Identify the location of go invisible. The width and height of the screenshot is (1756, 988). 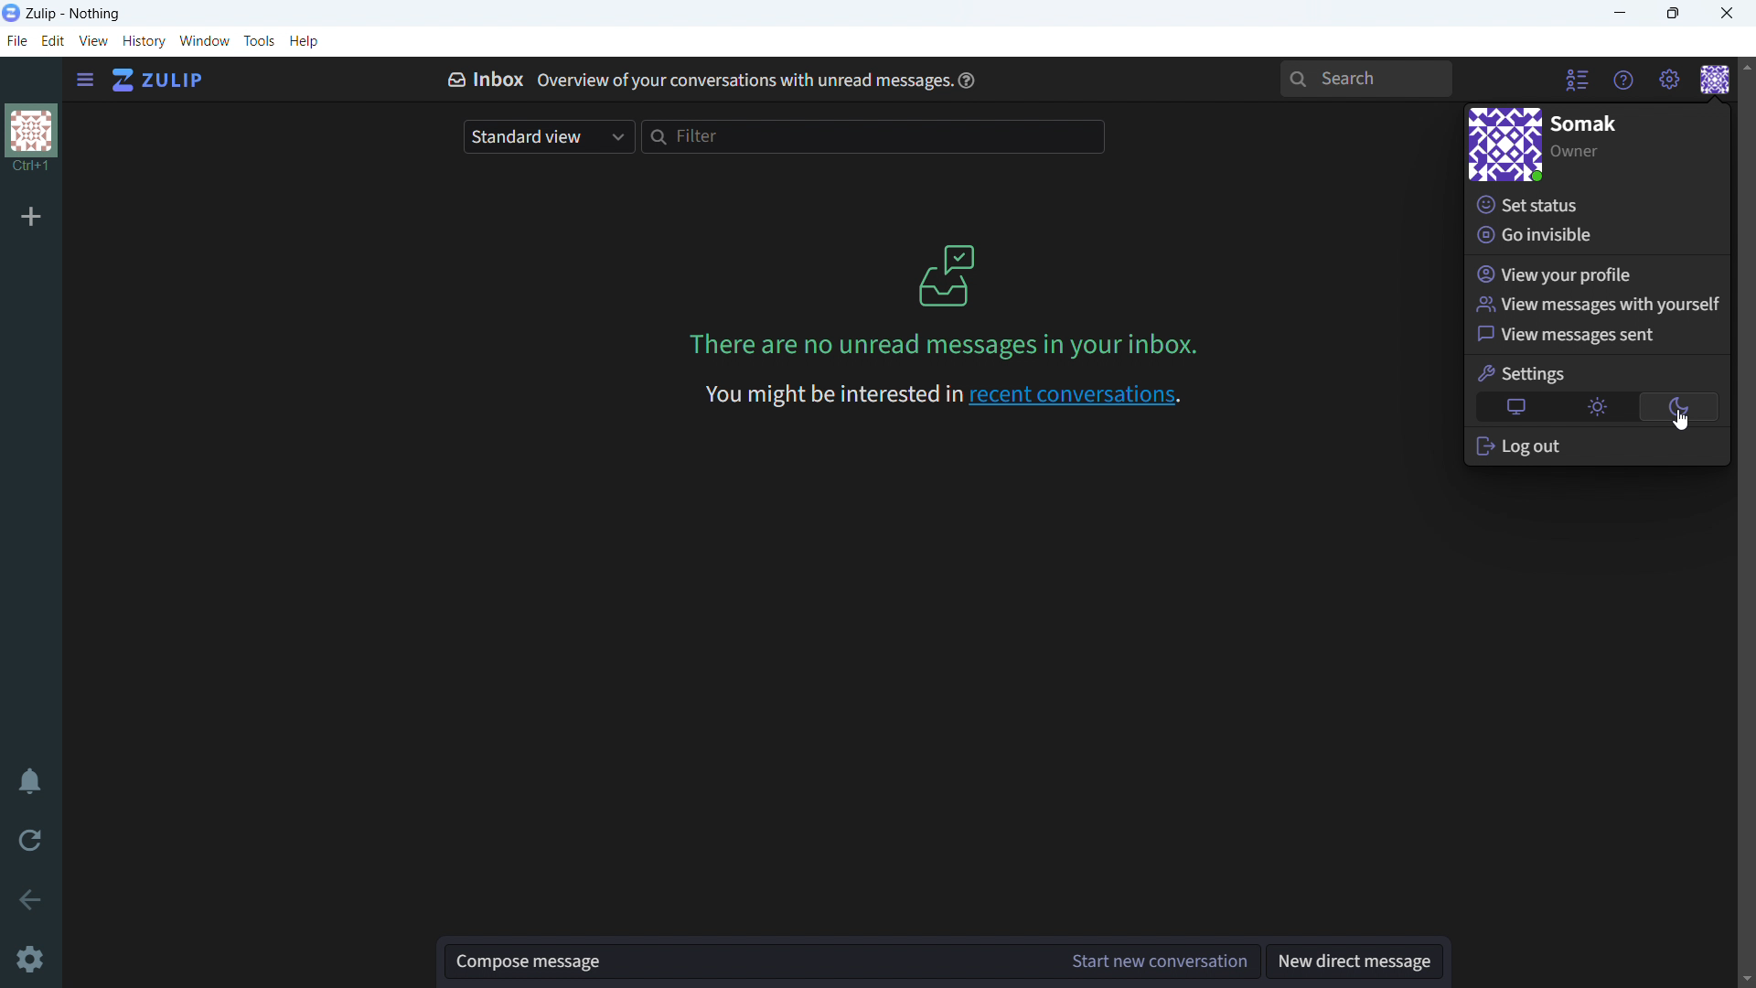
(1593, 234).